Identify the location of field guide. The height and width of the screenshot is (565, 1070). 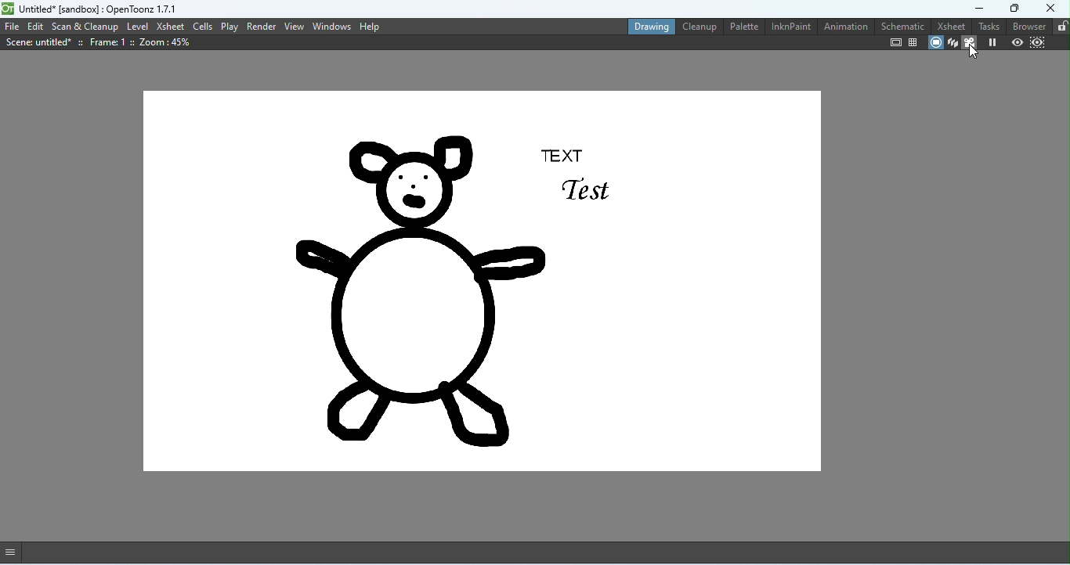
(913, 42).